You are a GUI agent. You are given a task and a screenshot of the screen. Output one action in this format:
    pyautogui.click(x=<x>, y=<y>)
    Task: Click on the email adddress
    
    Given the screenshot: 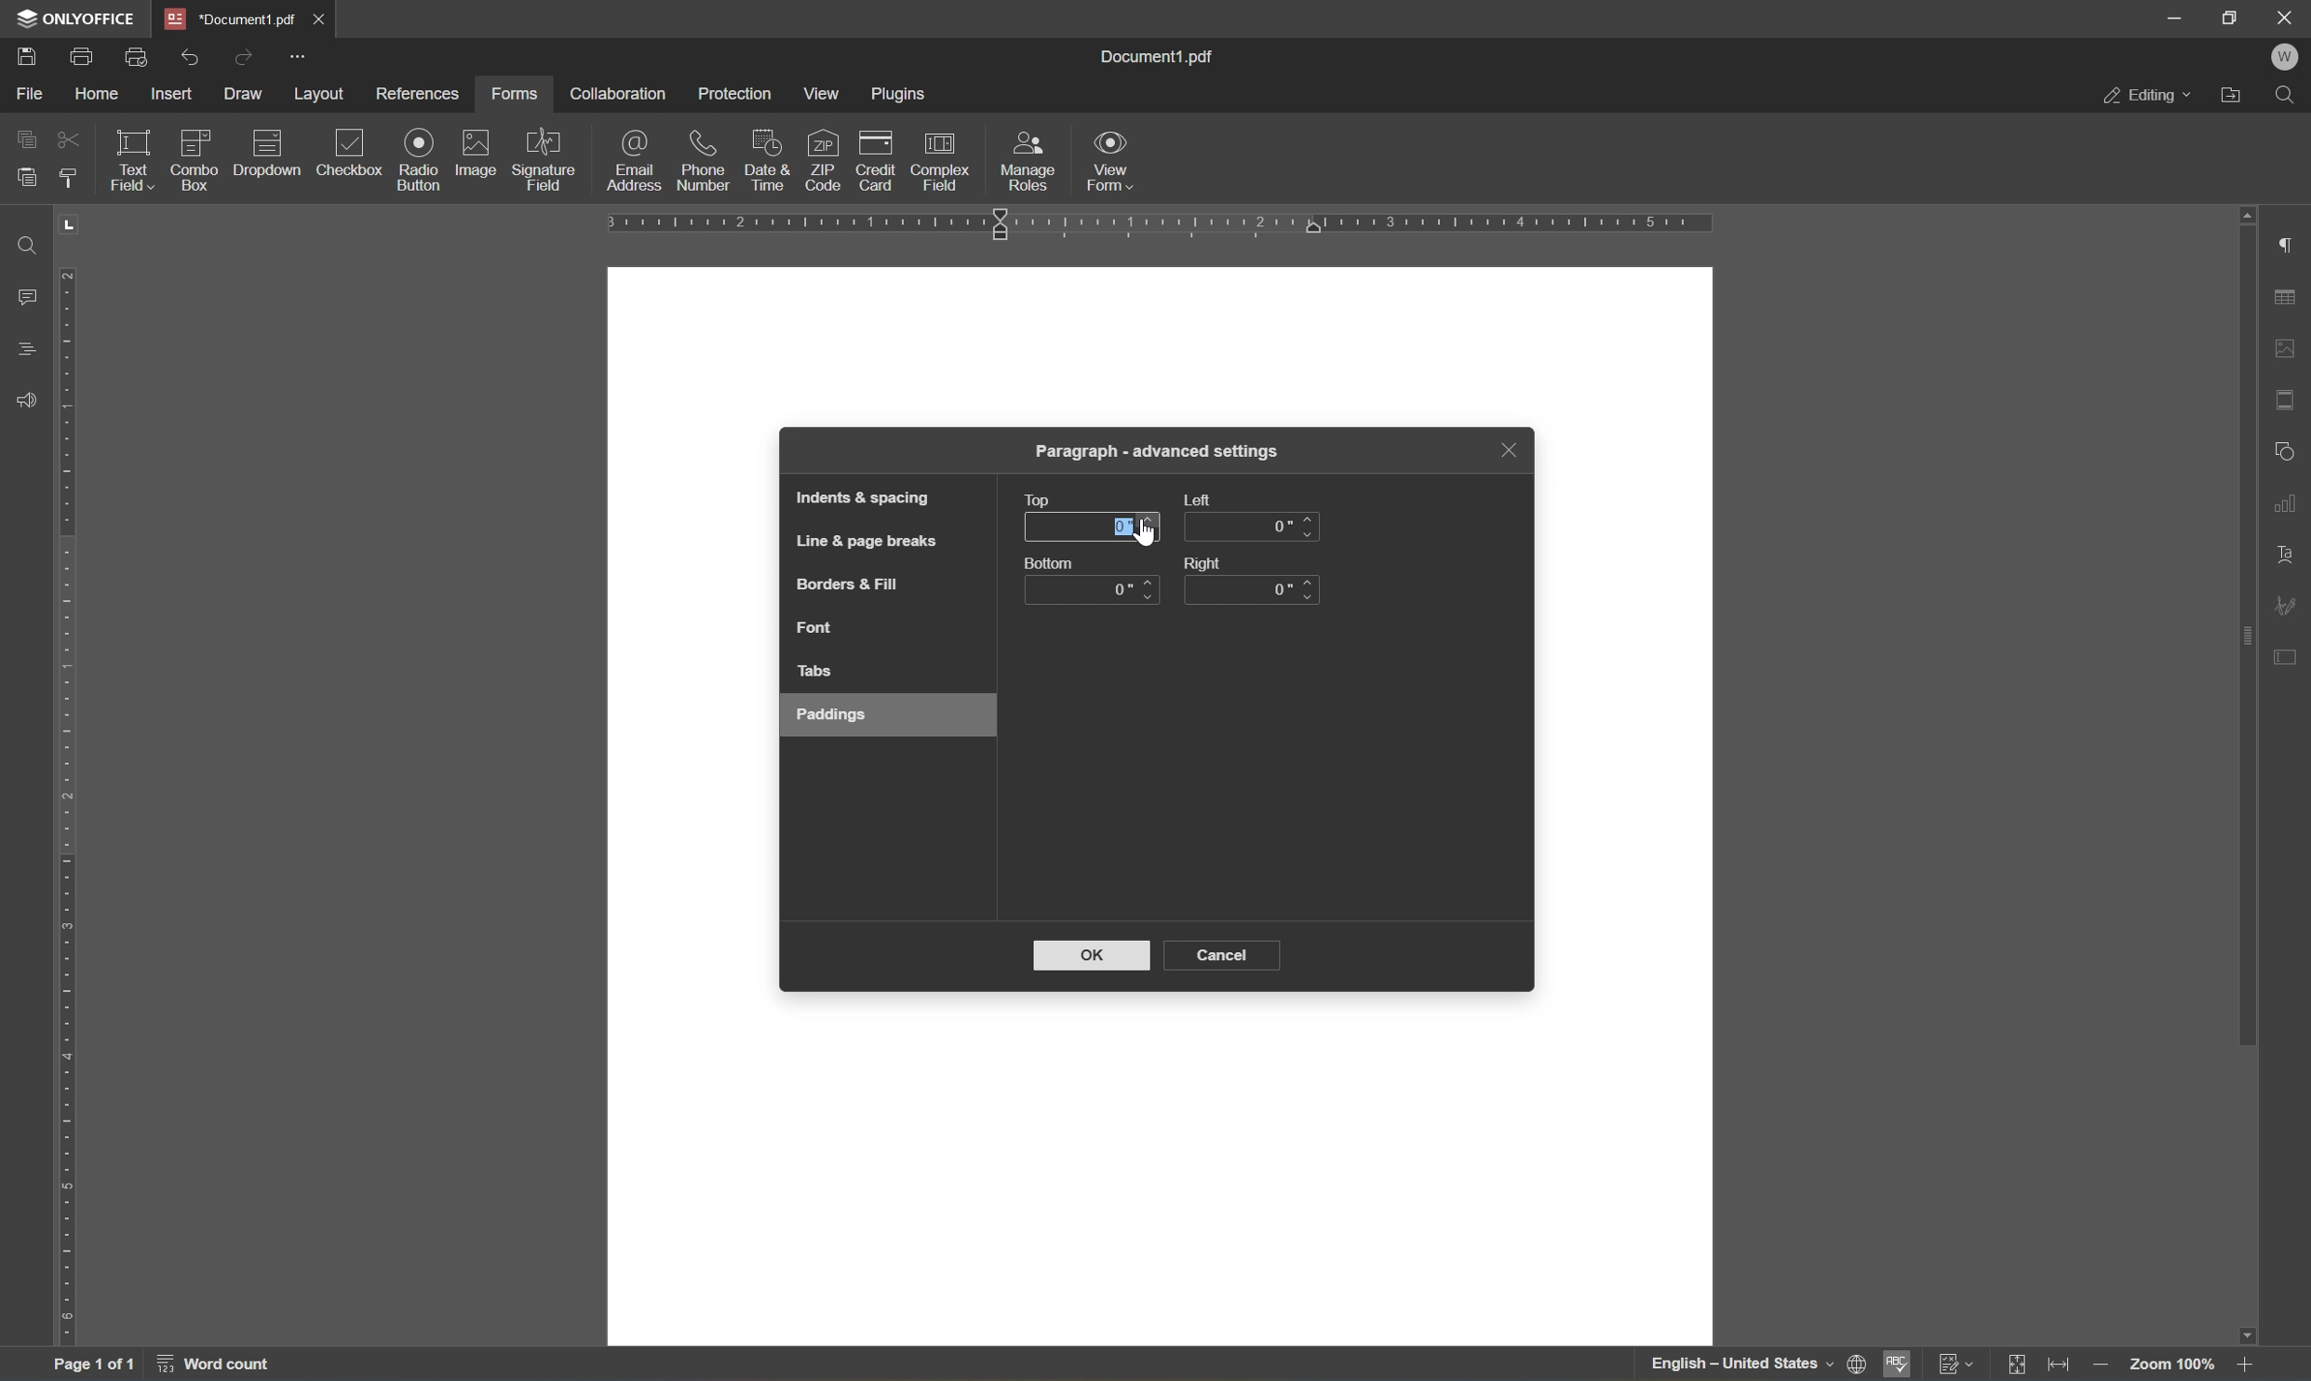 What is the action you would take?
    pyautogui.click(x=633, y=160)
    